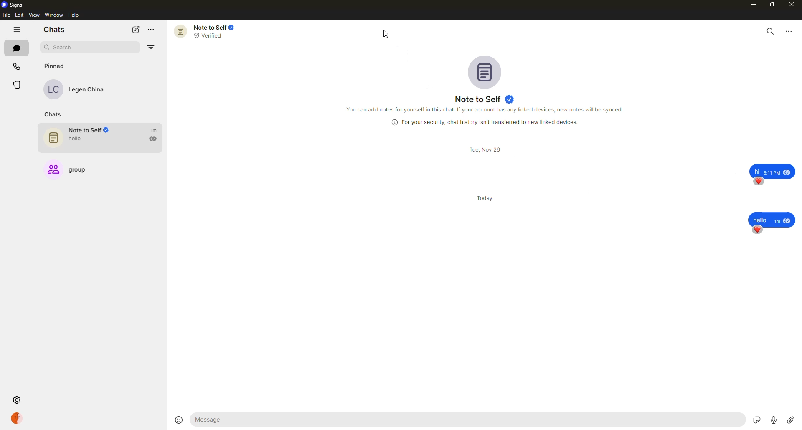  I want to click on new chat, so click(135, 30).